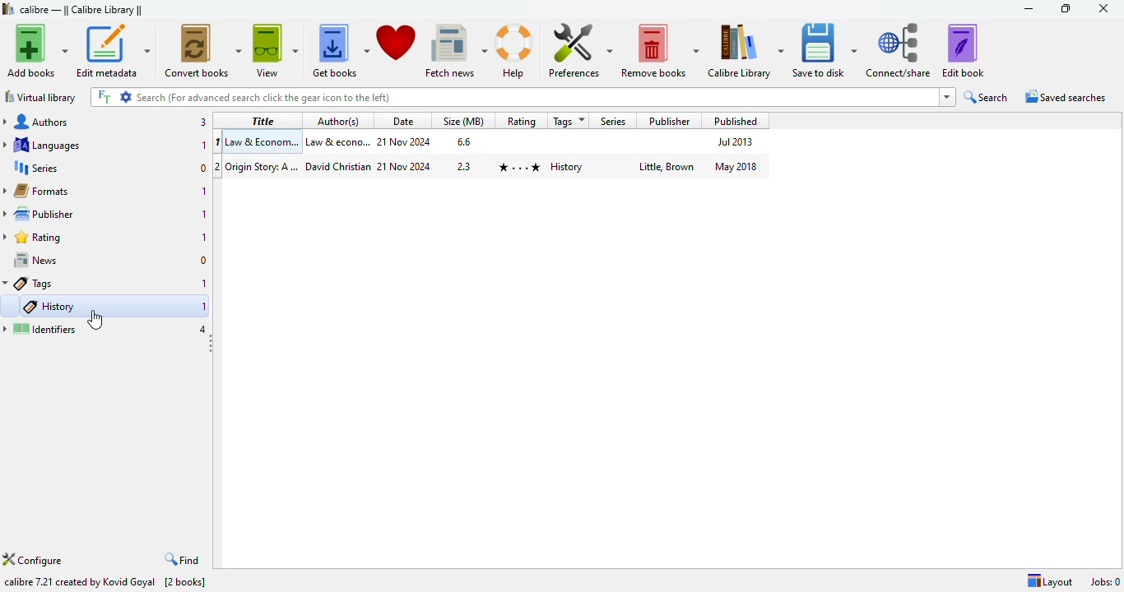 The image size is (1124, 592). I want to click on news, so click(35, 259).